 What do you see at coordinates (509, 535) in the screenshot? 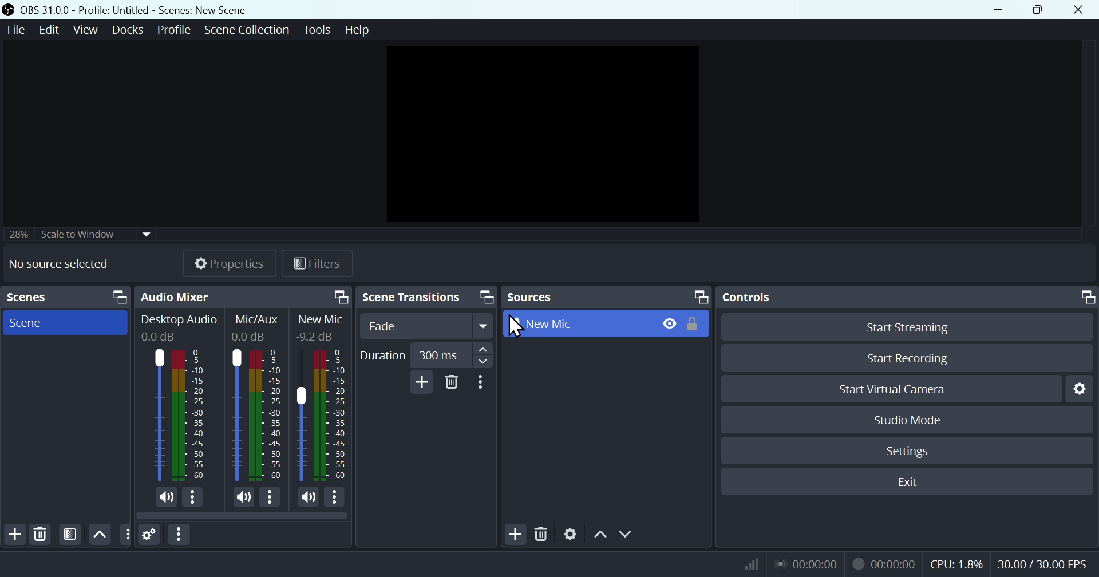
I see `Add` at bounding box center [509, 535].